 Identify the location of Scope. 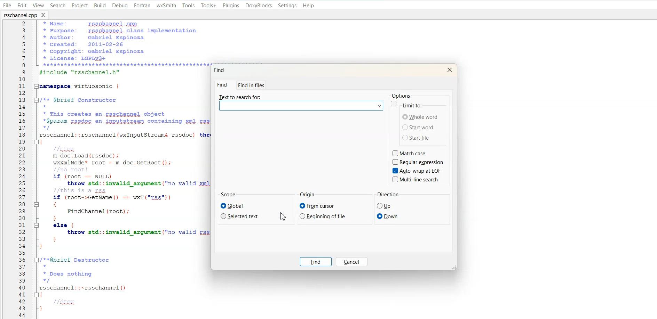
(229, 195).